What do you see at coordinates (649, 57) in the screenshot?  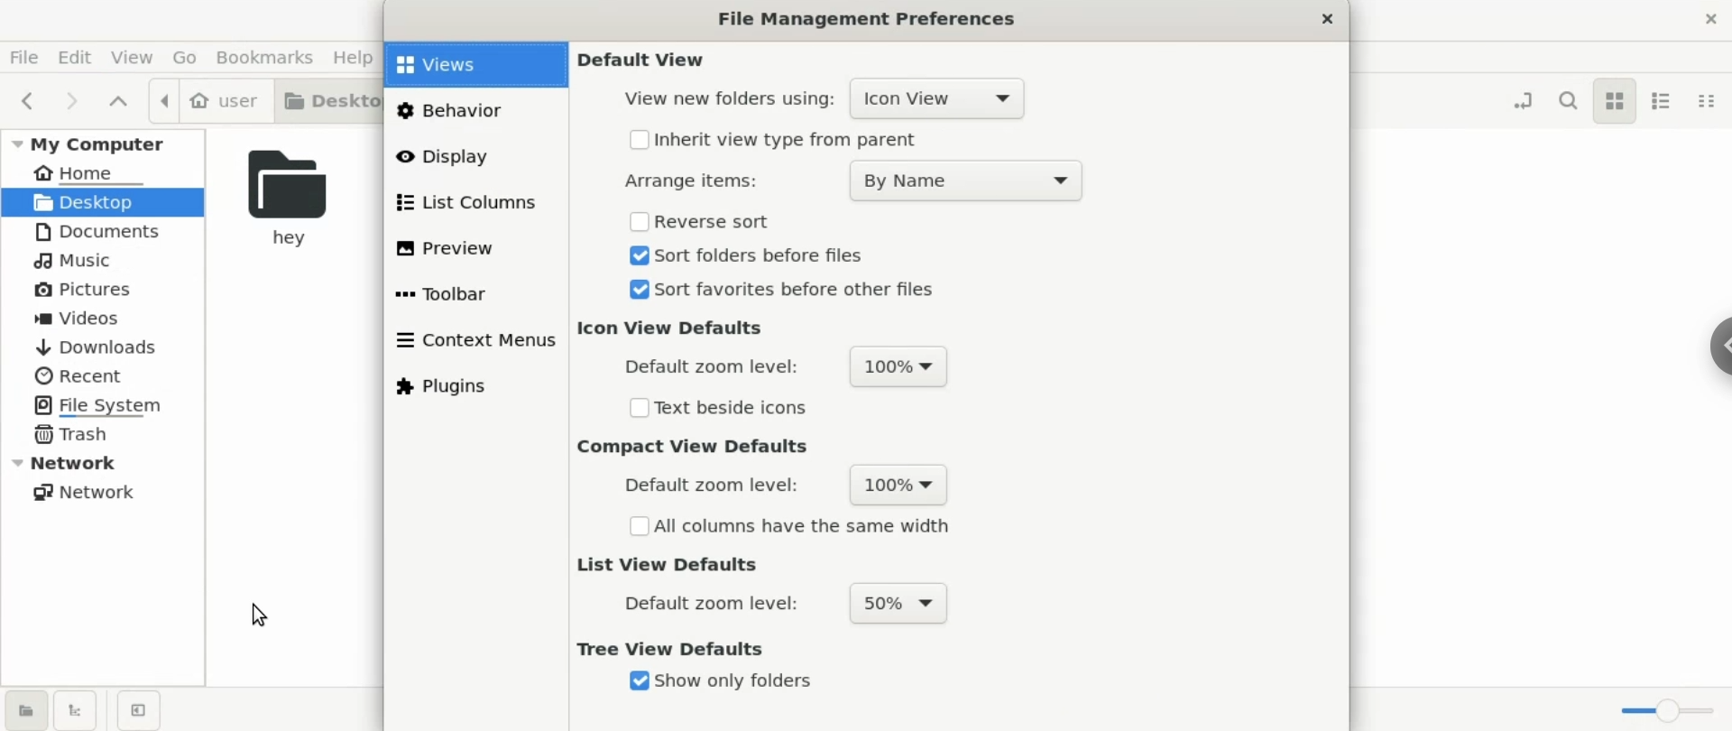 I see `default view` at bounding box center [649, 57].